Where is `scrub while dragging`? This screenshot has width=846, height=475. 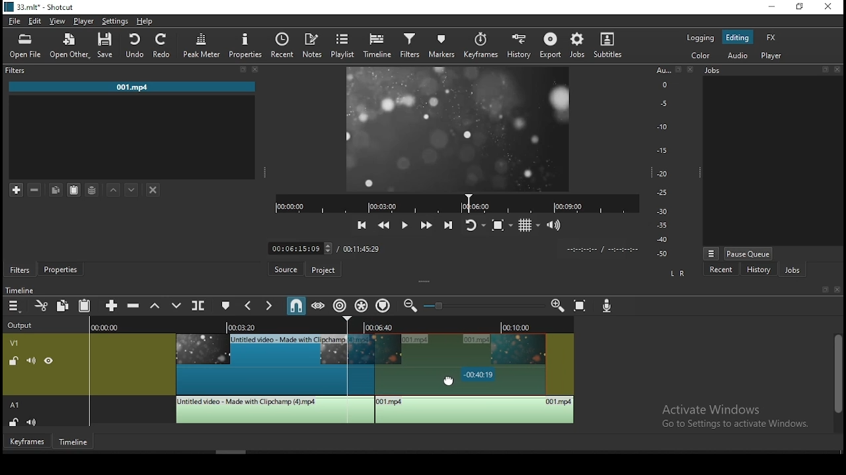 scrub while dragging is located at coordinates (317, 305).